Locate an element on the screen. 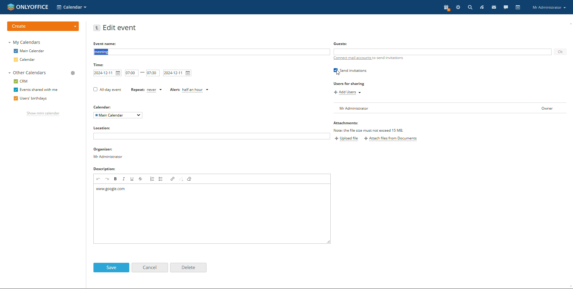 Image resolution: width=573 pixels, height=289 pixels. settings is located at coordinates (458, 7).